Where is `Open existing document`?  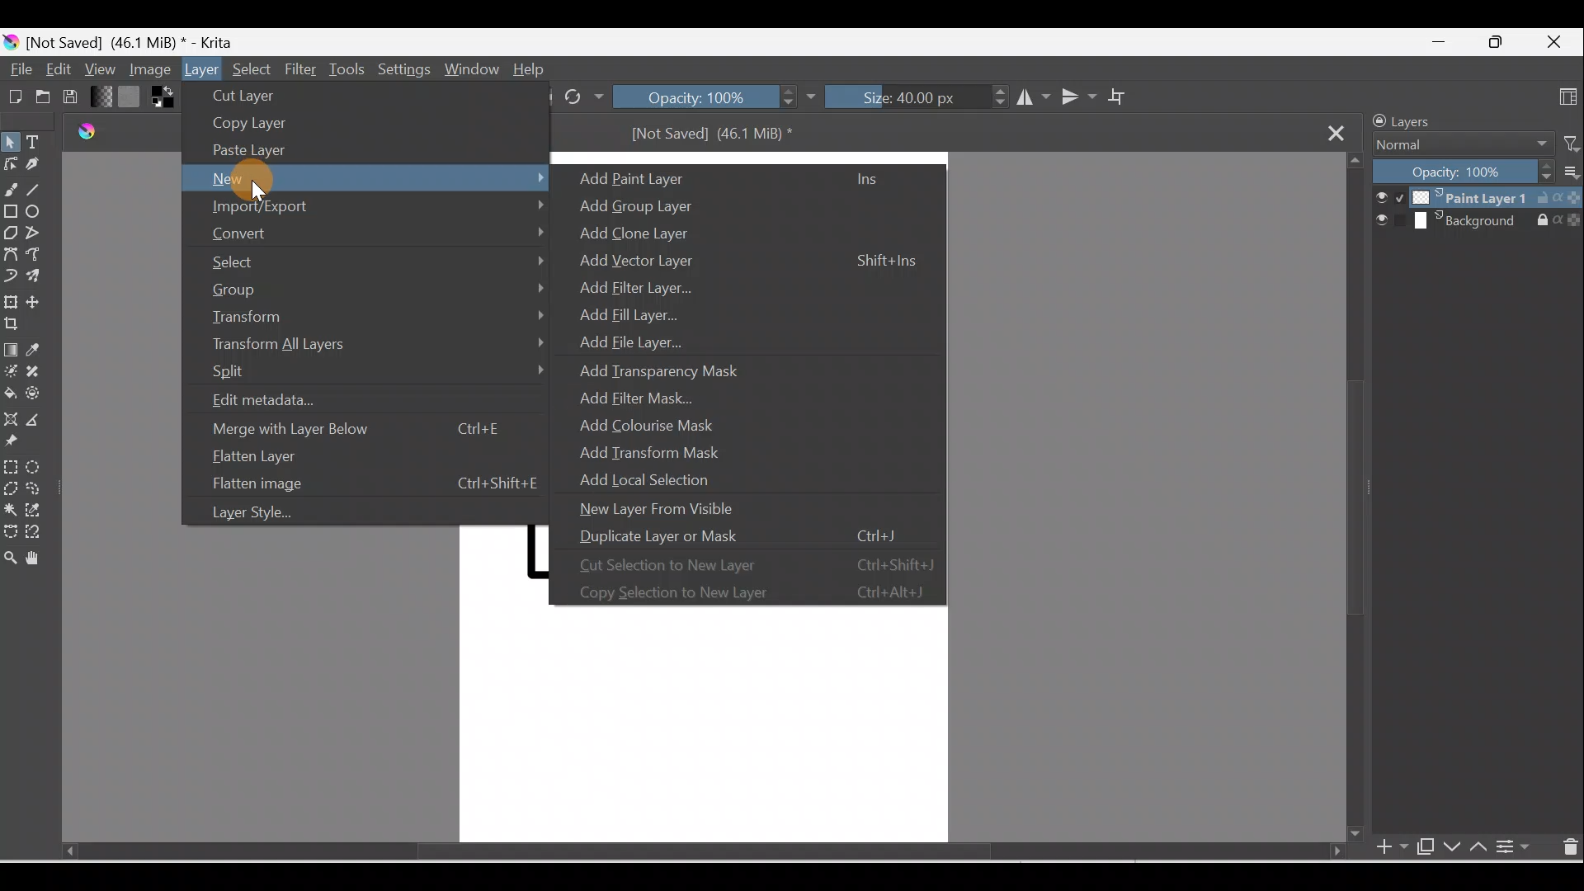 Open existing document is located at coordinates (41, 98).